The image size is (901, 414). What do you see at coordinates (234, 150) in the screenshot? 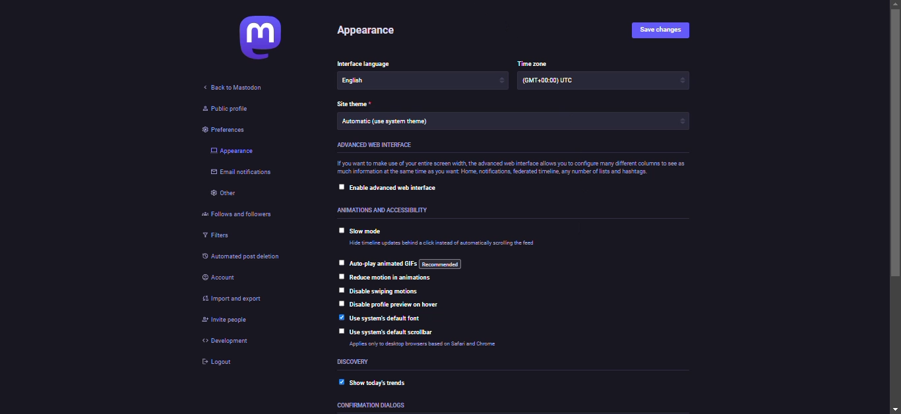
I see `appearance` at bounding box center [234, 150].